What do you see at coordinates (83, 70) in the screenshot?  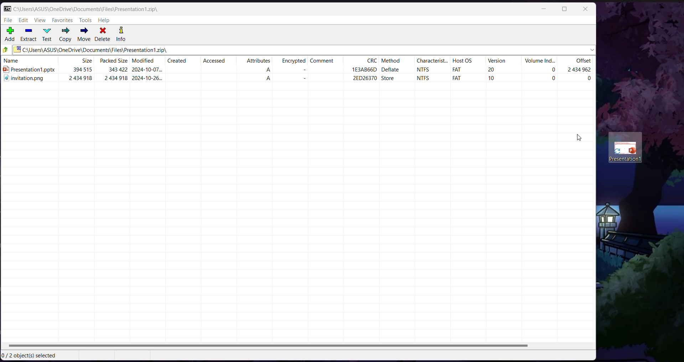 I see `394515` at bounding box center [83, 70].